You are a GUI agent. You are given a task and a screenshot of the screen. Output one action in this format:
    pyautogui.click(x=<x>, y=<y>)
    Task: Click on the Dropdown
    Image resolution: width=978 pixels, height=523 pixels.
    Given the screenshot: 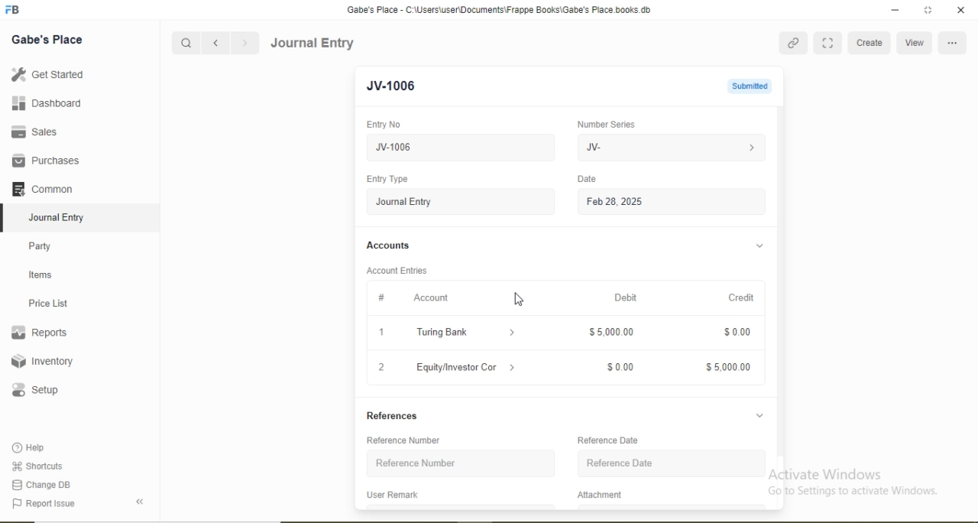 What is the action you would take?
    pyautogui.click(x=513, y=366)
    